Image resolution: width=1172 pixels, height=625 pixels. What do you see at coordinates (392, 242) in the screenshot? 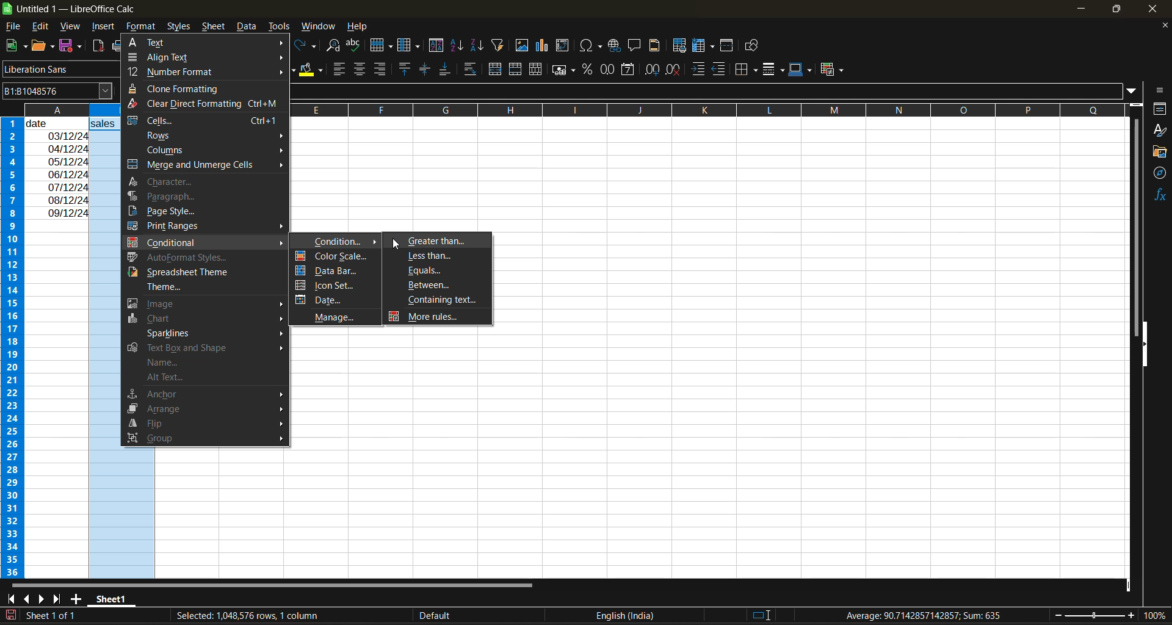
I see `cursor` at bounding box center [392, 242].